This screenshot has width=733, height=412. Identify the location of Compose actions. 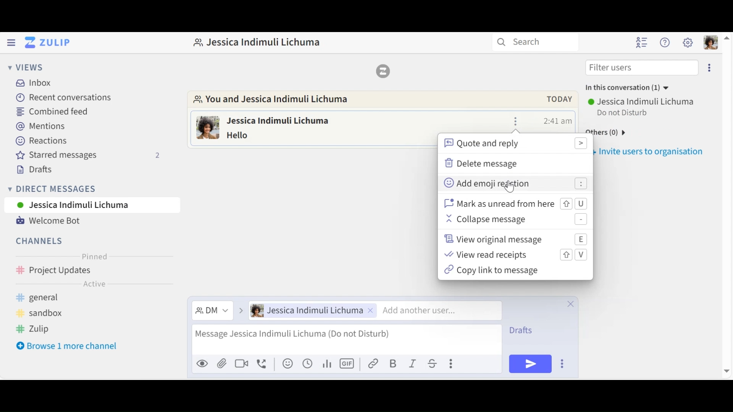
(453, 363).